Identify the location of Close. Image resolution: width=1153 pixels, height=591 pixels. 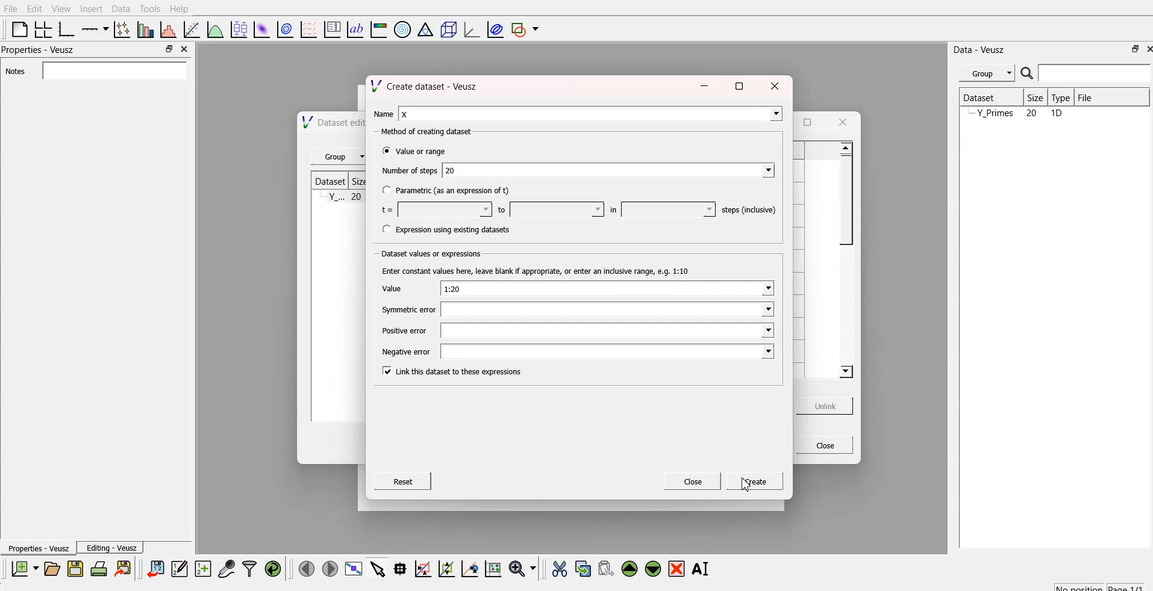
(823, 446).